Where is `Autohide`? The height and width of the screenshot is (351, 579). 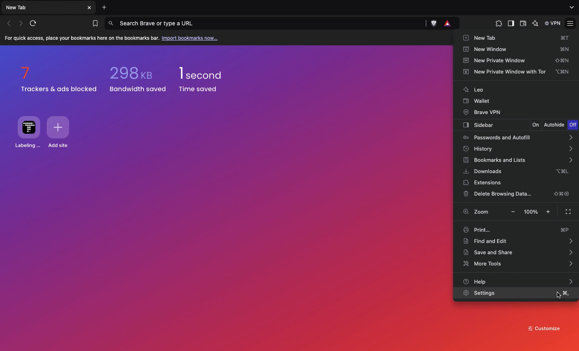
Autohide is located at coordinates (555, 125).